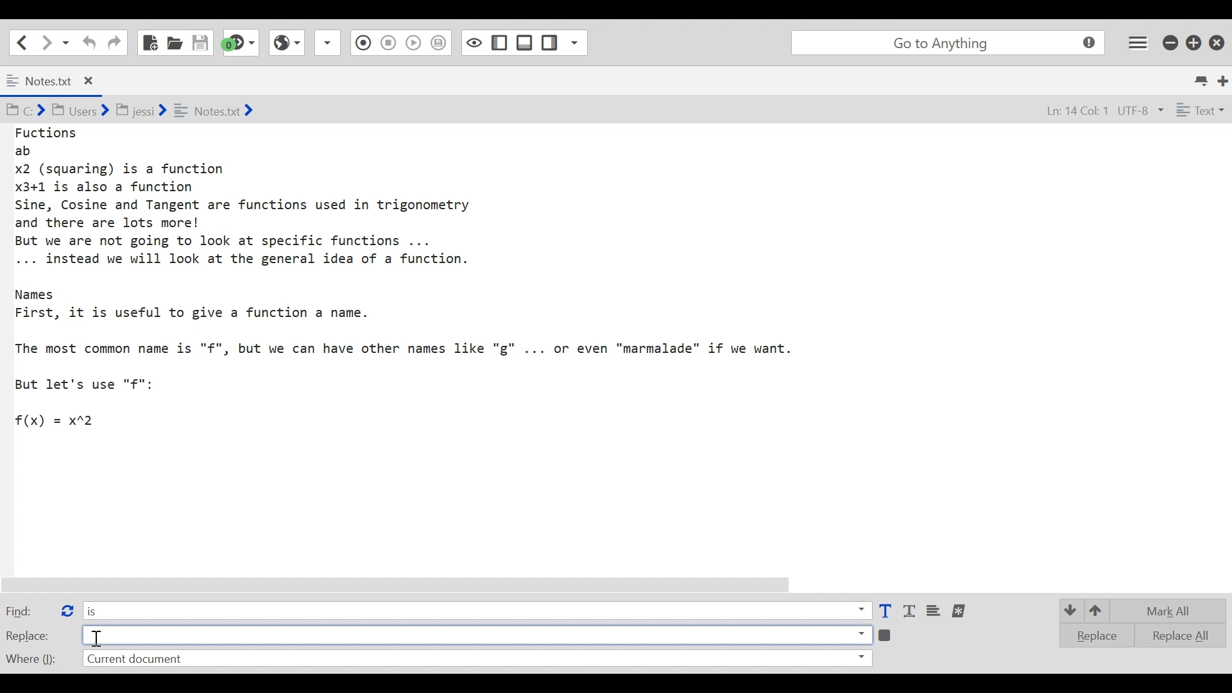  What do you see at coordinates (1224, 80) in the screenshot?
I see `New Tab` at bounding box center [1224, 80].